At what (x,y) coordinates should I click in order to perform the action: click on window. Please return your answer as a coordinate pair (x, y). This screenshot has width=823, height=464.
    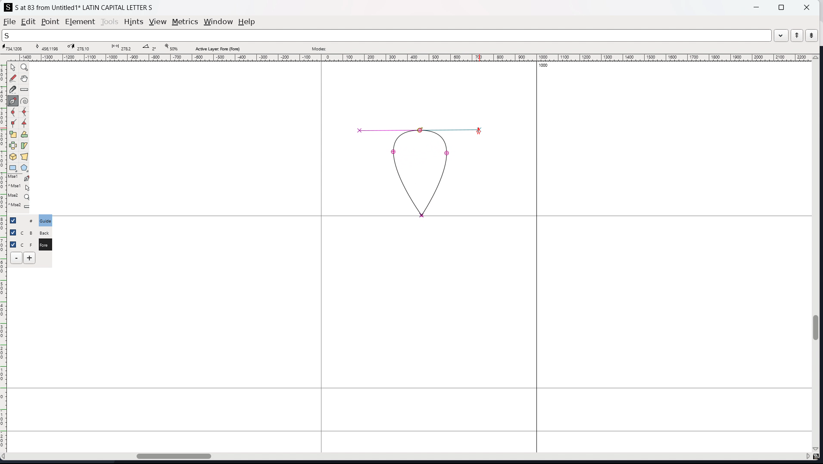
    Looking at the image, I should click on (218, 22).